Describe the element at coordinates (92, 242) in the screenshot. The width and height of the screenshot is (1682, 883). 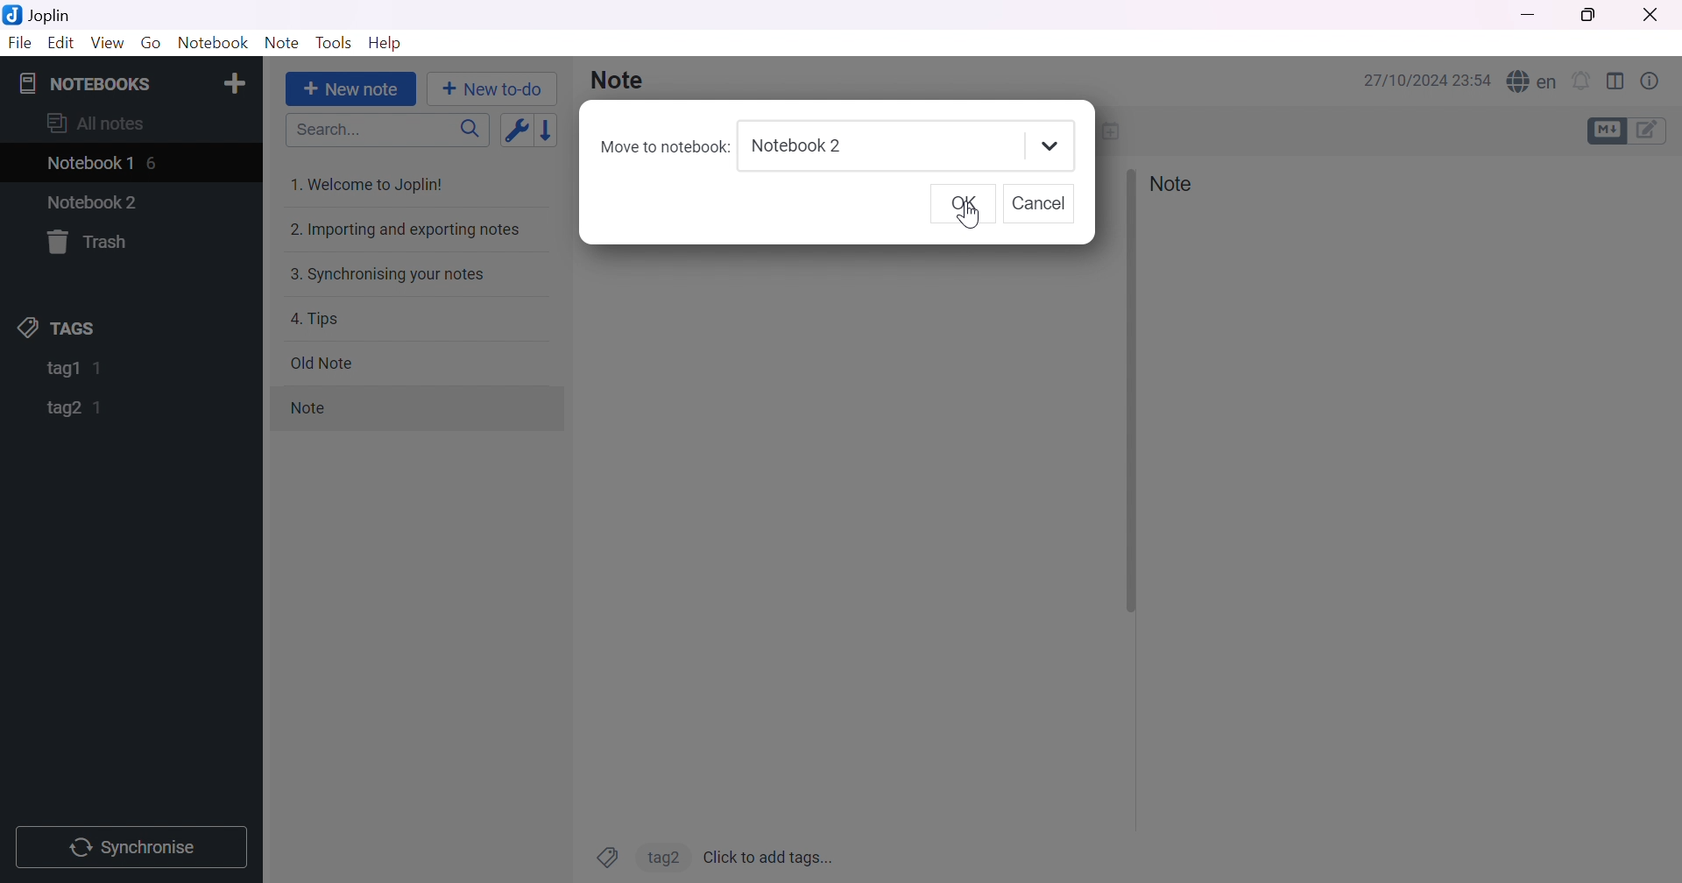
I see `Trash` at that location.